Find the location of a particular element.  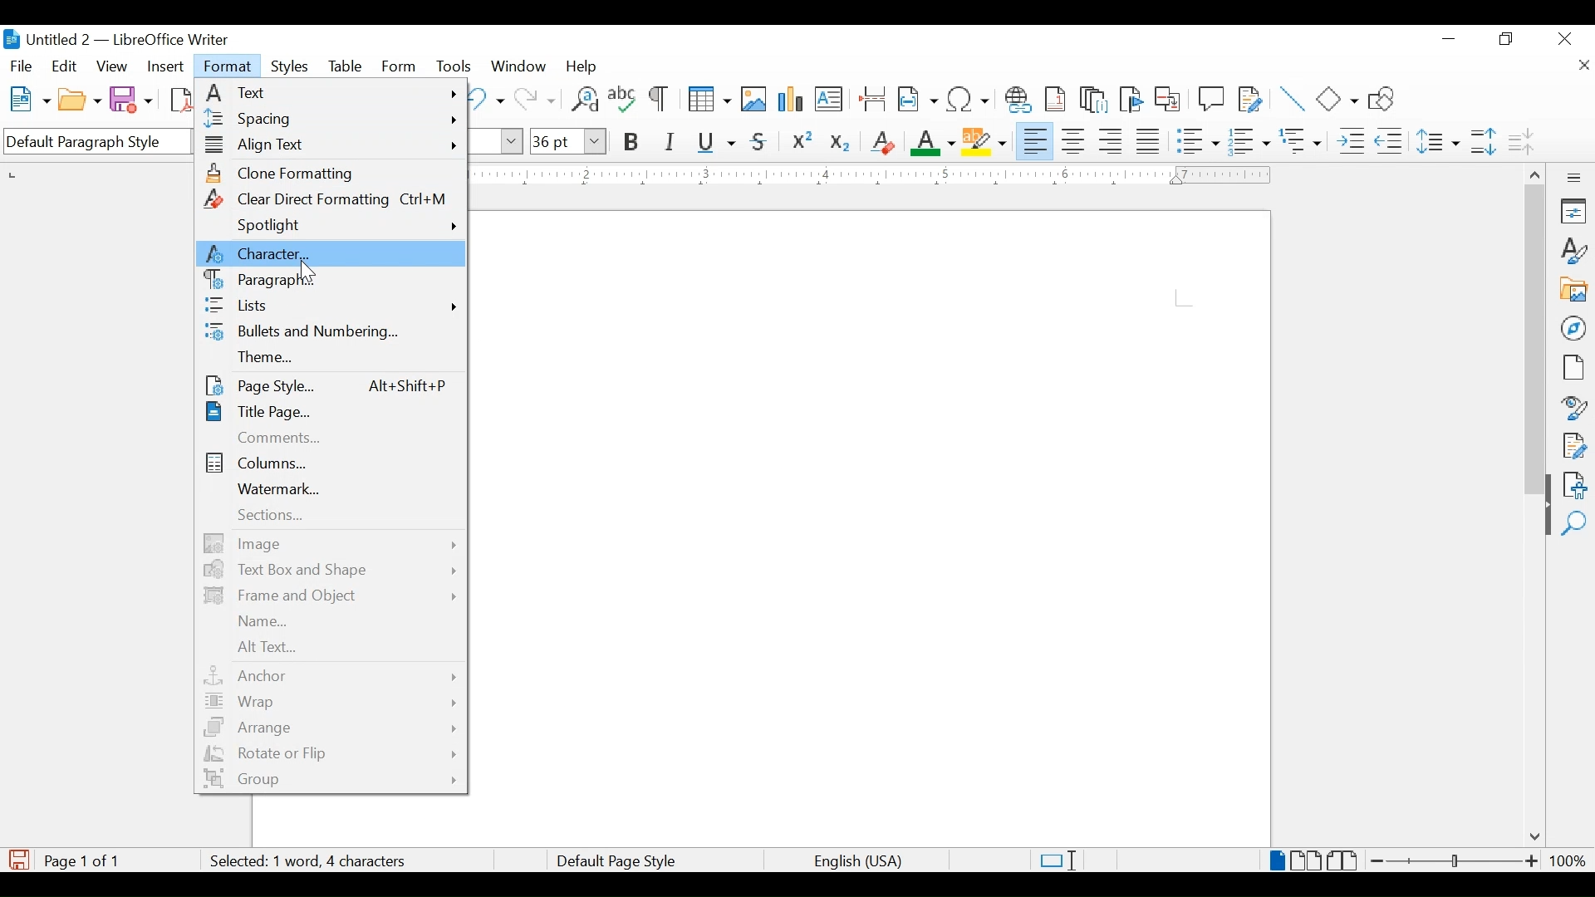

table is located at coordinates (346, 66).